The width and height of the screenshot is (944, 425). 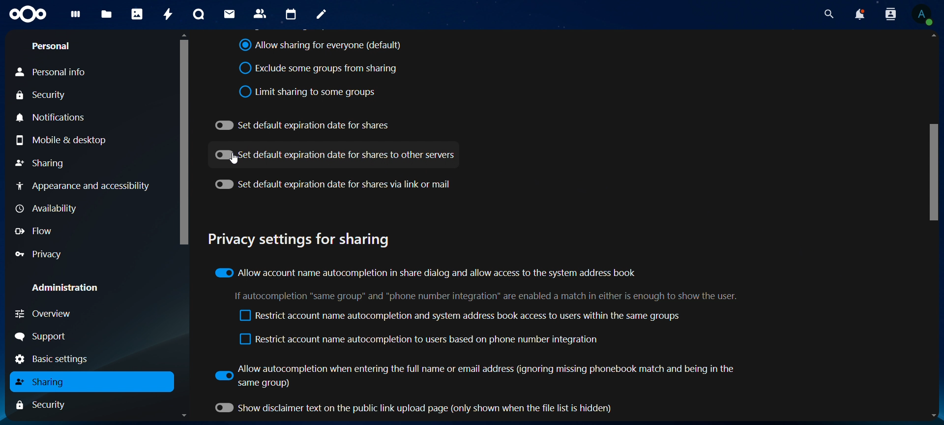 What do you see at coordinates (290, 15) in the screenshot?
I see `calendar` at bounding box center [290, 15].